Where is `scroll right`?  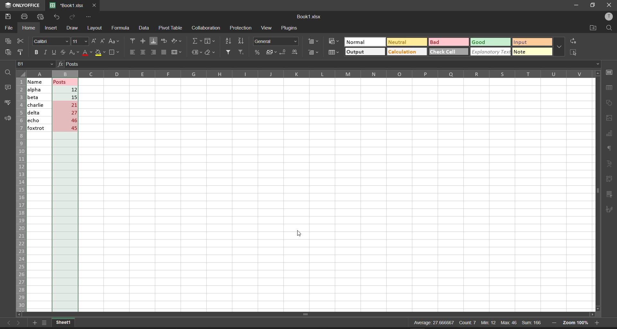
scroll right is located at coordinates (591, 315).